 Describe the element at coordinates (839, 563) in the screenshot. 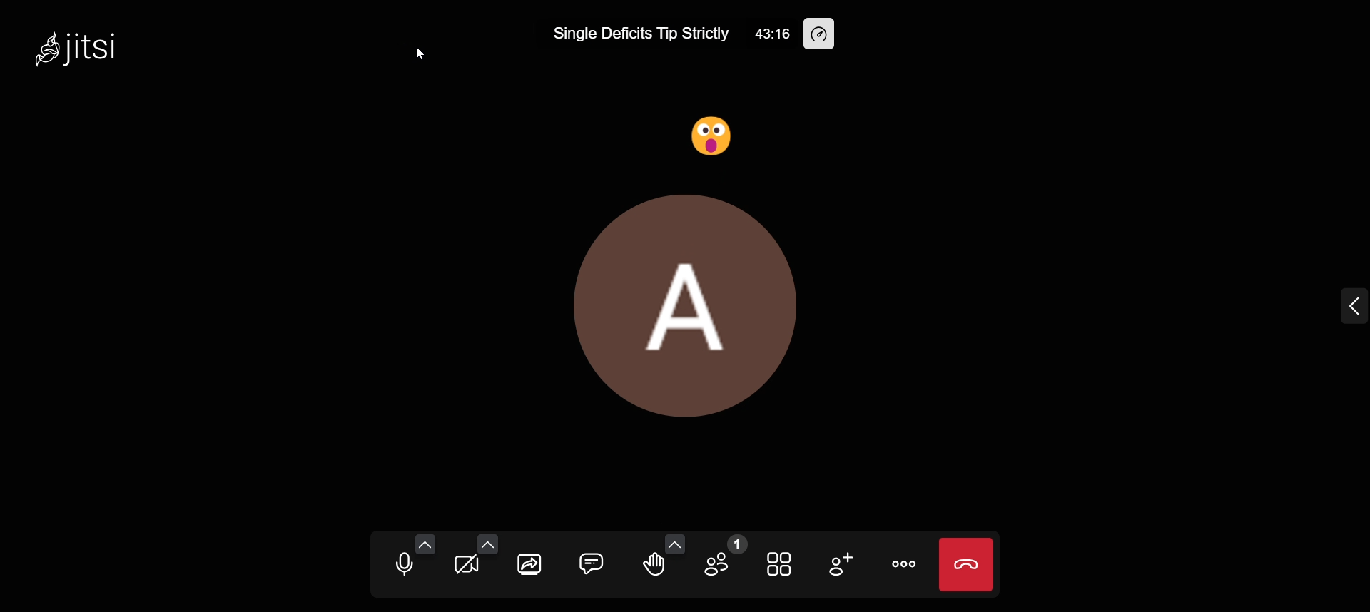

I see `invite people` at that location.